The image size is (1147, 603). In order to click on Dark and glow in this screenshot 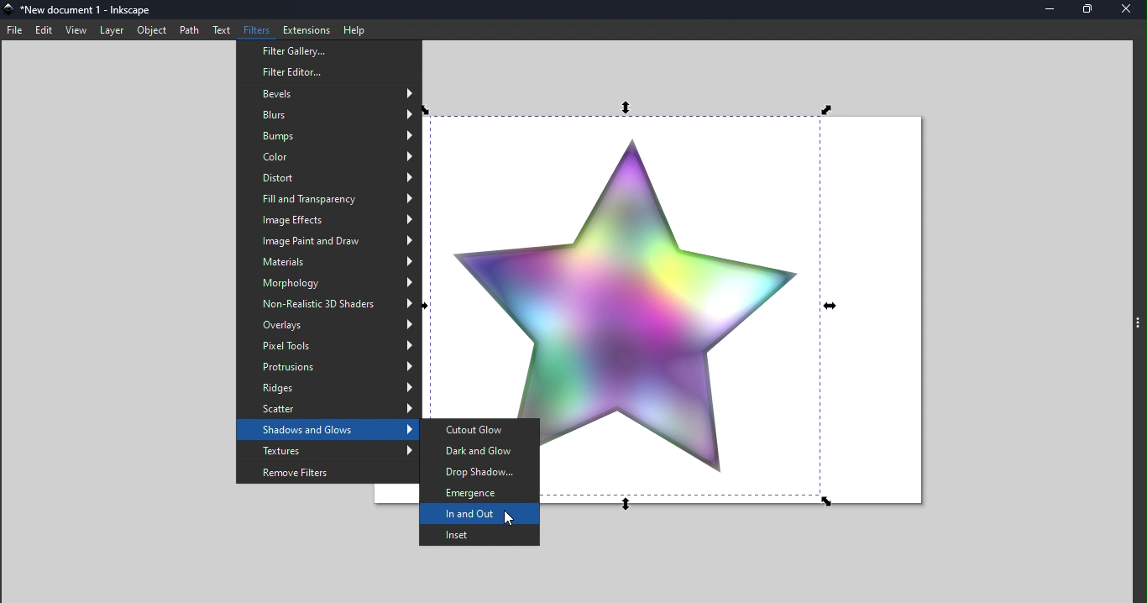, I will do `click(479, 448)`.